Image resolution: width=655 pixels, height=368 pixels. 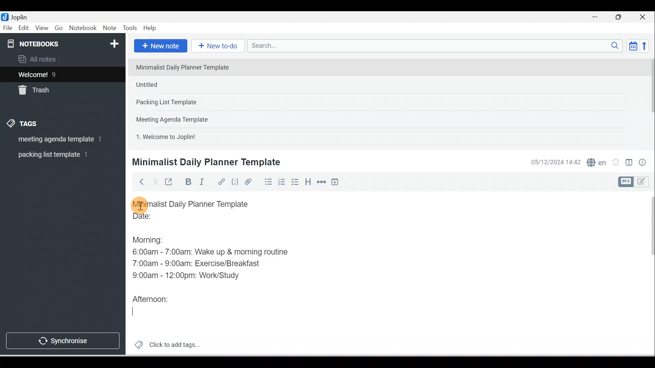 I want to click on Trash, so click(x=50, y=88).